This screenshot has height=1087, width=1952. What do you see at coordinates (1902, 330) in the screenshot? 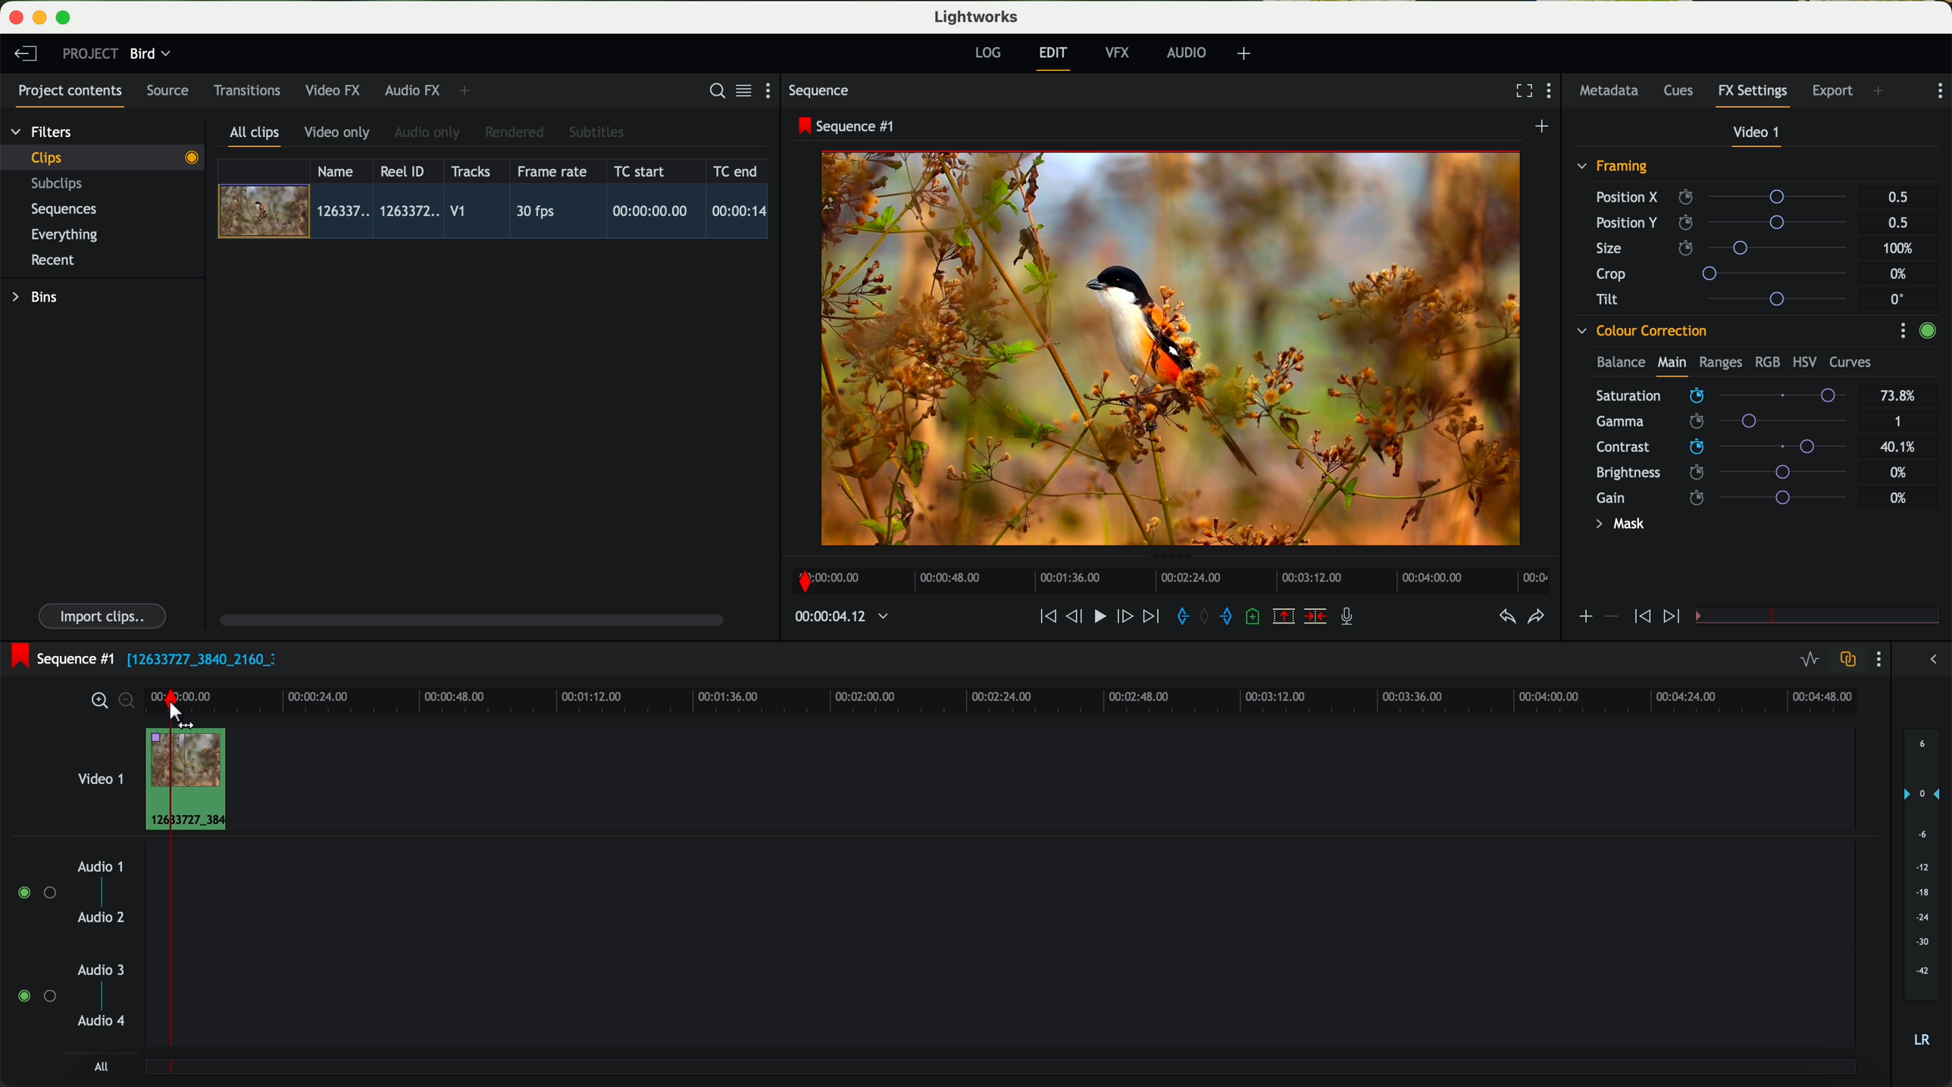
I see `show settings menu` at bounding box center [1902, 330].